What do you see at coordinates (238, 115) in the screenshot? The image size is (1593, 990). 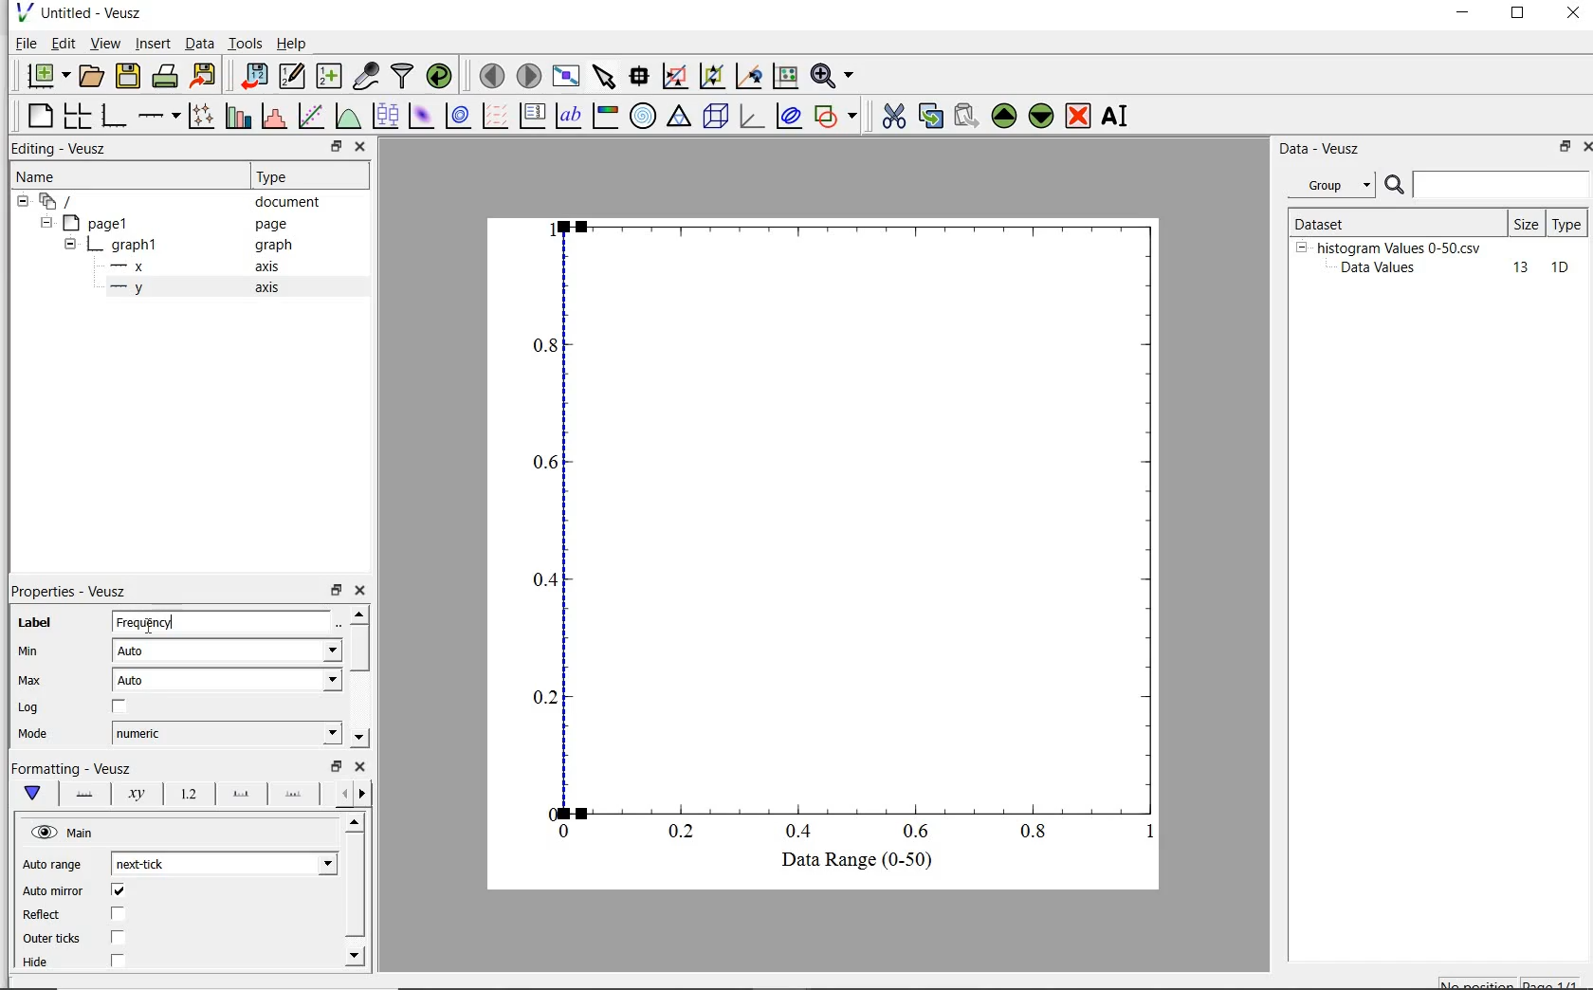 I see `plot bar charts` at bounding box center [238, 115].